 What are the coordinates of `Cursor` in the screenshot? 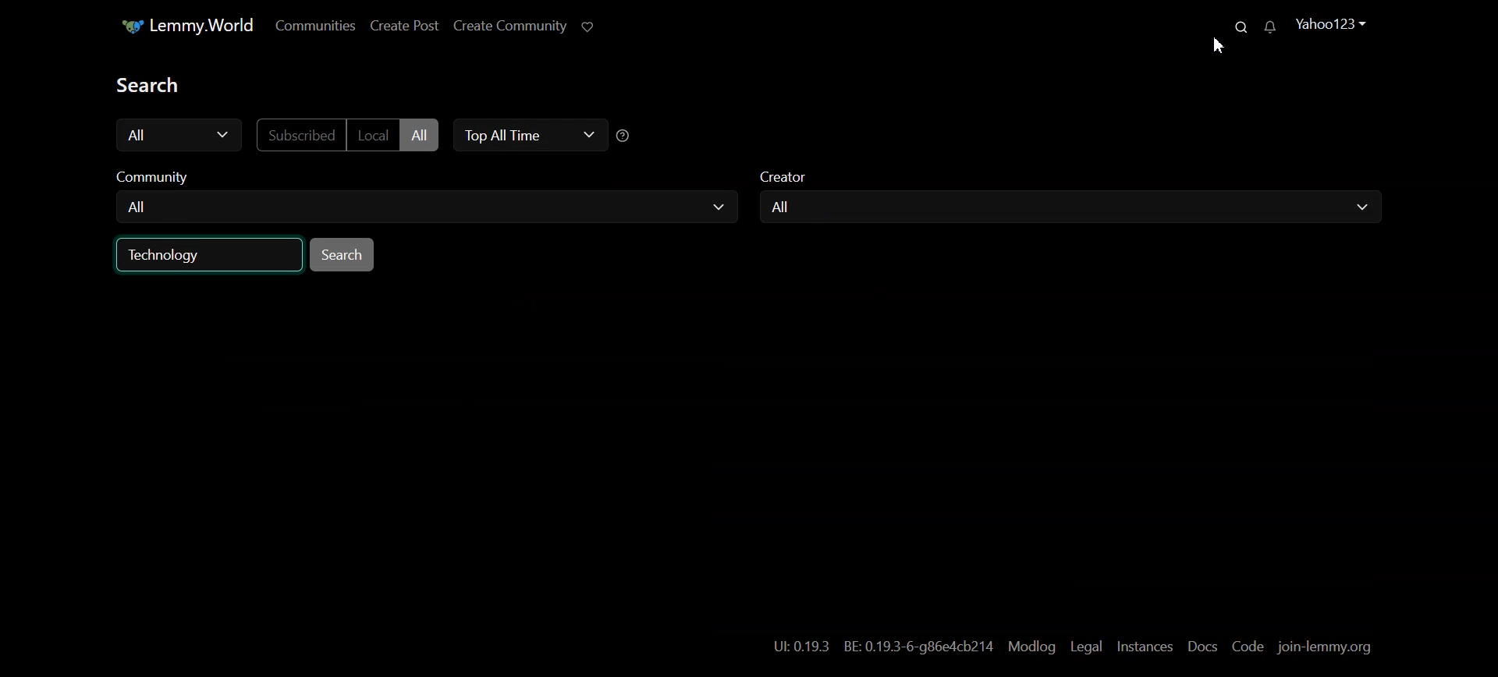 It's located at (1220, 48).